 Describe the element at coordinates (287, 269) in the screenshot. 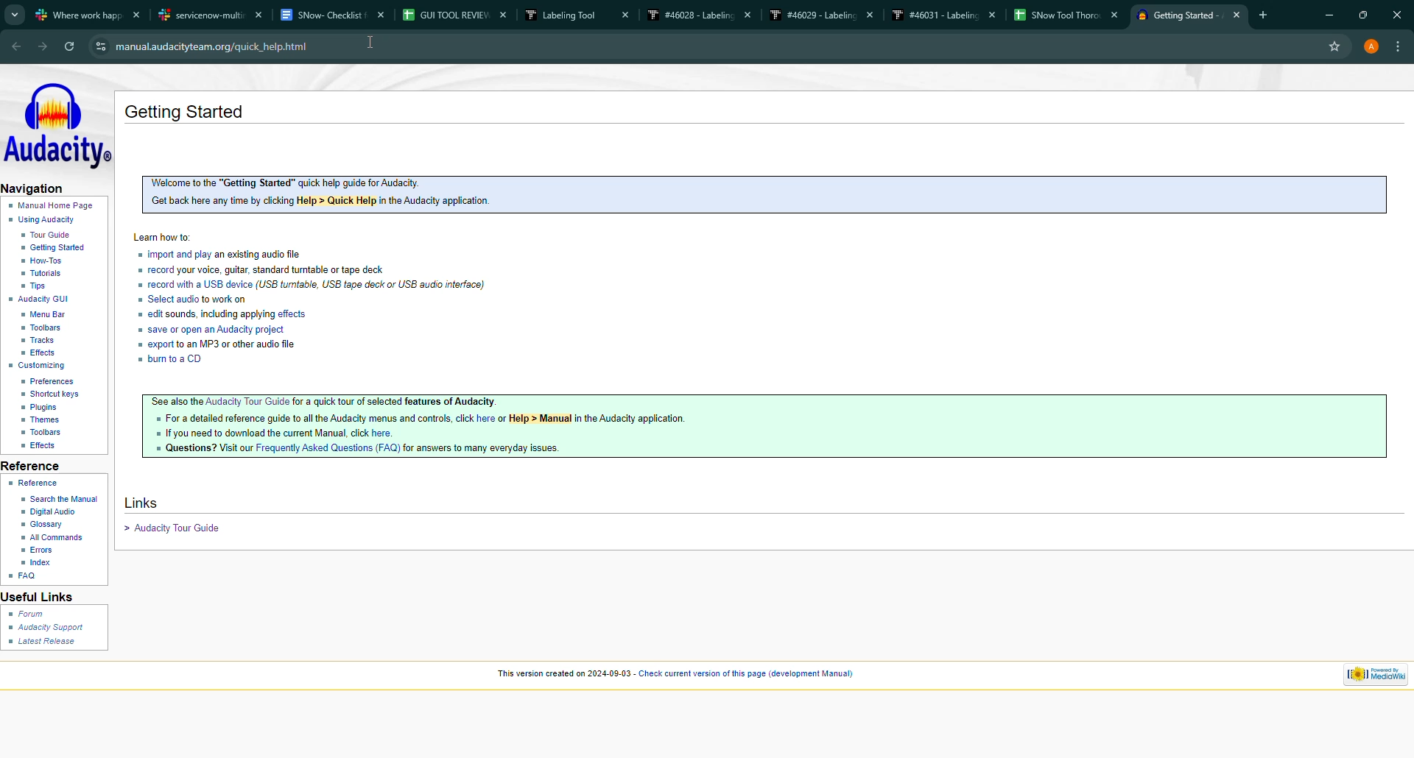

I see `your voice, guitar, standard turntable or tape deck.` at that location.